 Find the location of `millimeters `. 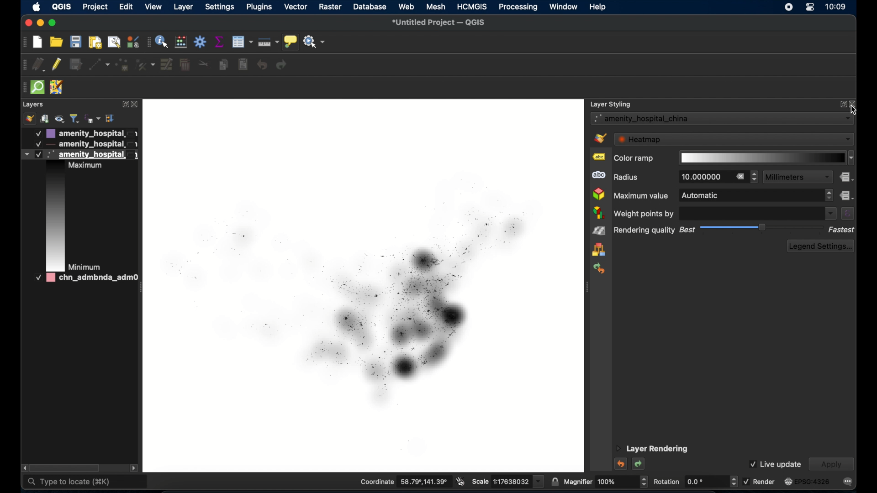

millimeters  is located at coordinates (798, 177).